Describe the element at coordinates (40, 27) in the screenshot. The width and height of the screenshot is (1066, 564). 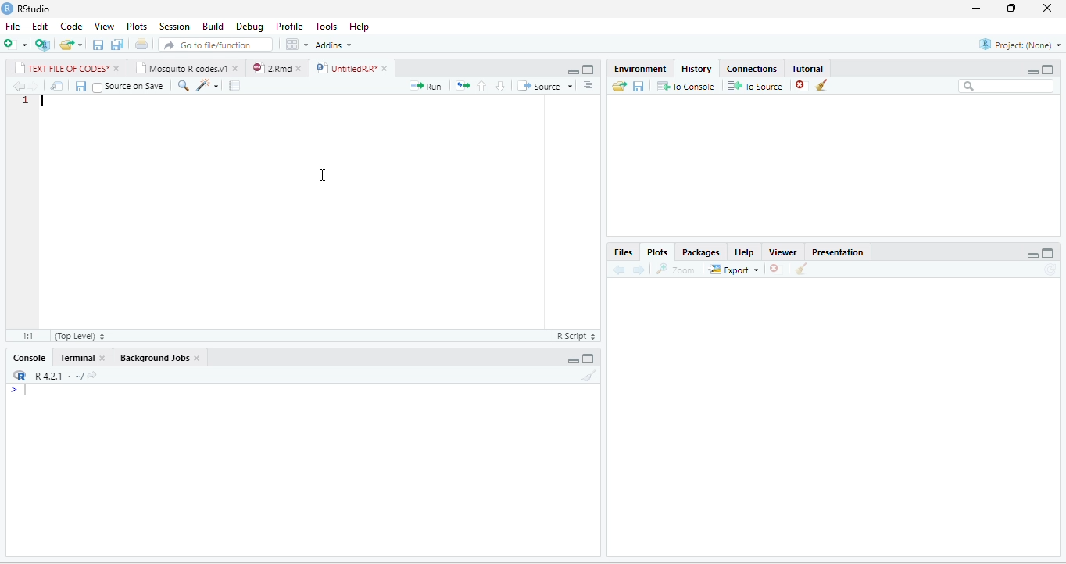
I see `Edit` at that location.